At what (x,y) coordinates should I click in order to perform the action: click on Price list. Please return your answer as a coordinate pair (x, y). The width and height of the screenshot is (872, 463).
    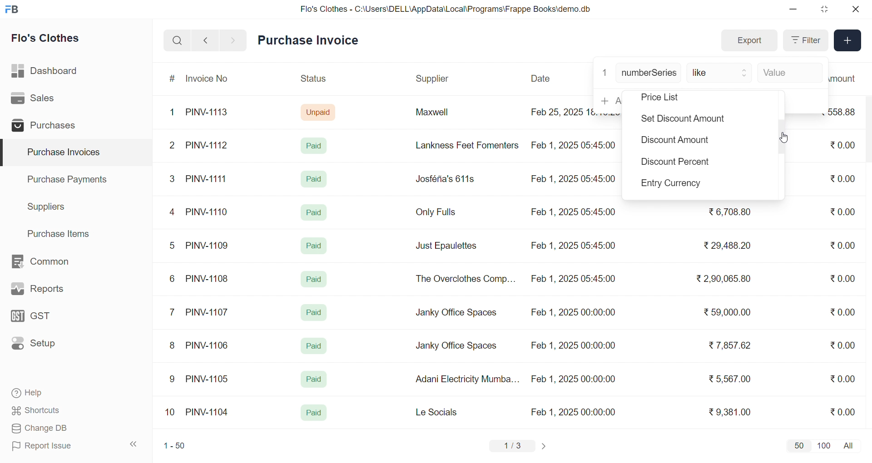
    Looking at the image, I should click on (673, 98).